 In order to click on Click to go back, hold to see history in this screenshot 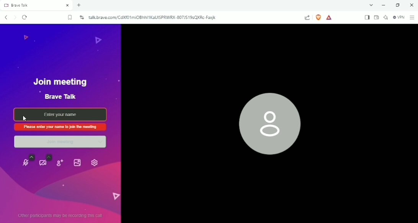, I will do `click(5, 18)`.